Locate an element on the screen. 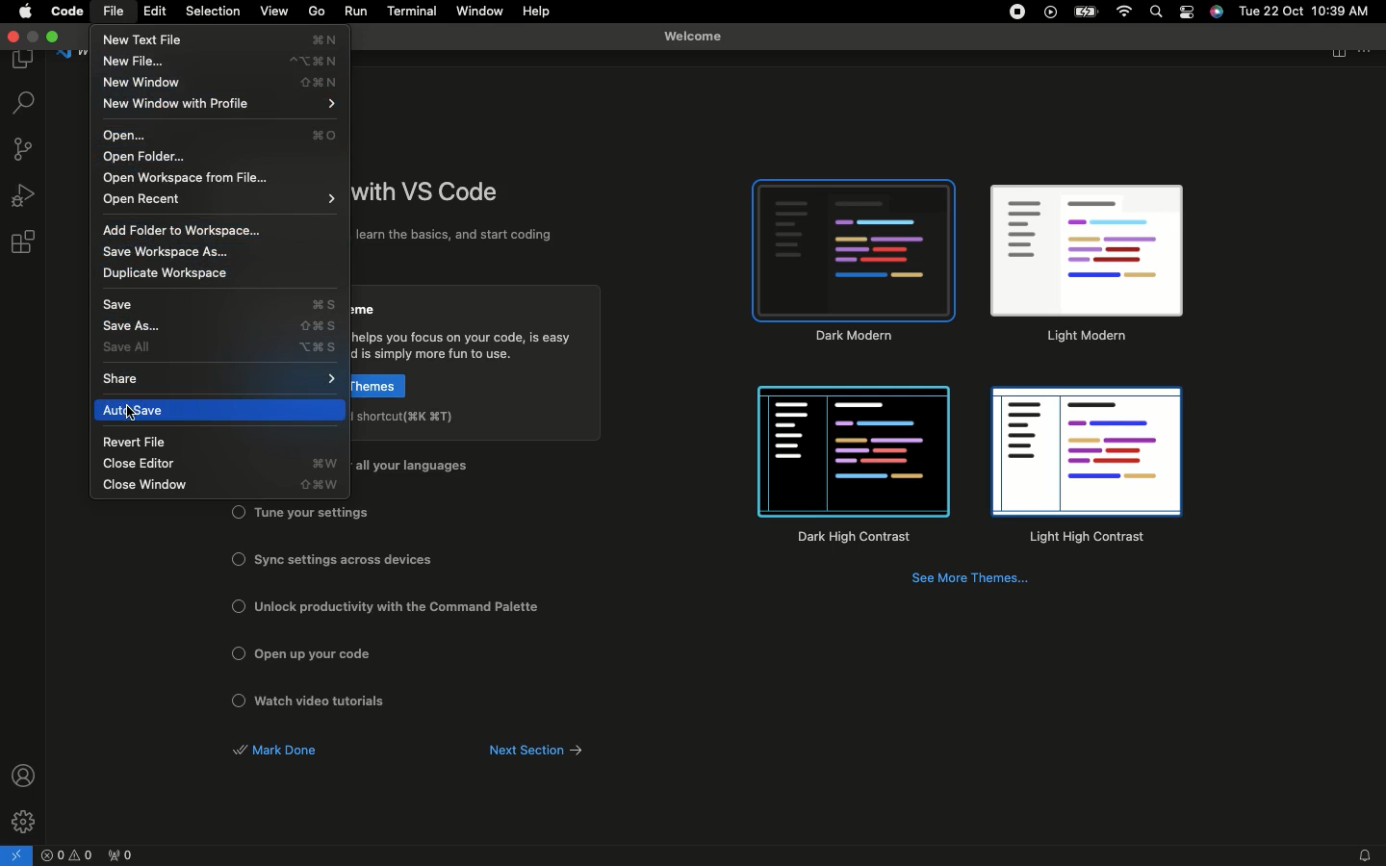 The width and height of the screenshot is (1386, 866). Code is located at coordinates (68, 13).